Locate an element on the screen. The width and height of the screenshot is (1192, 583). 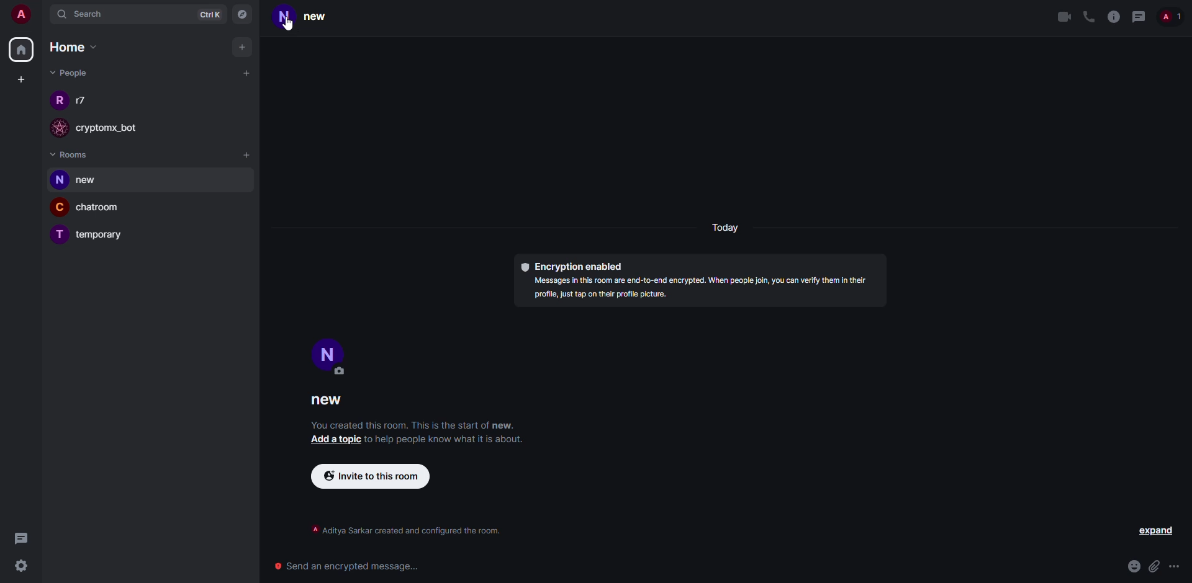
profile is located at coordinates (284, 19).